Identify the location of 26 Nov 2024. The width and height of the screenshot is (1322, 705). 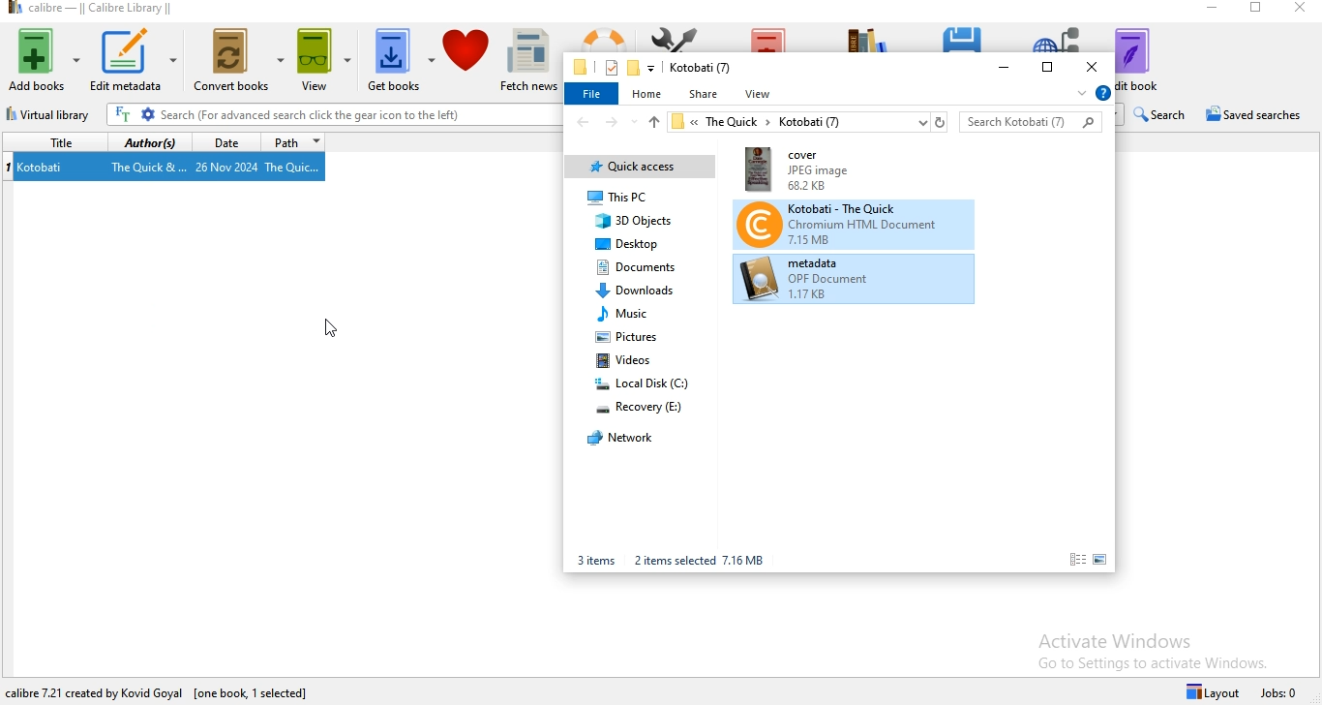
(227, 169).